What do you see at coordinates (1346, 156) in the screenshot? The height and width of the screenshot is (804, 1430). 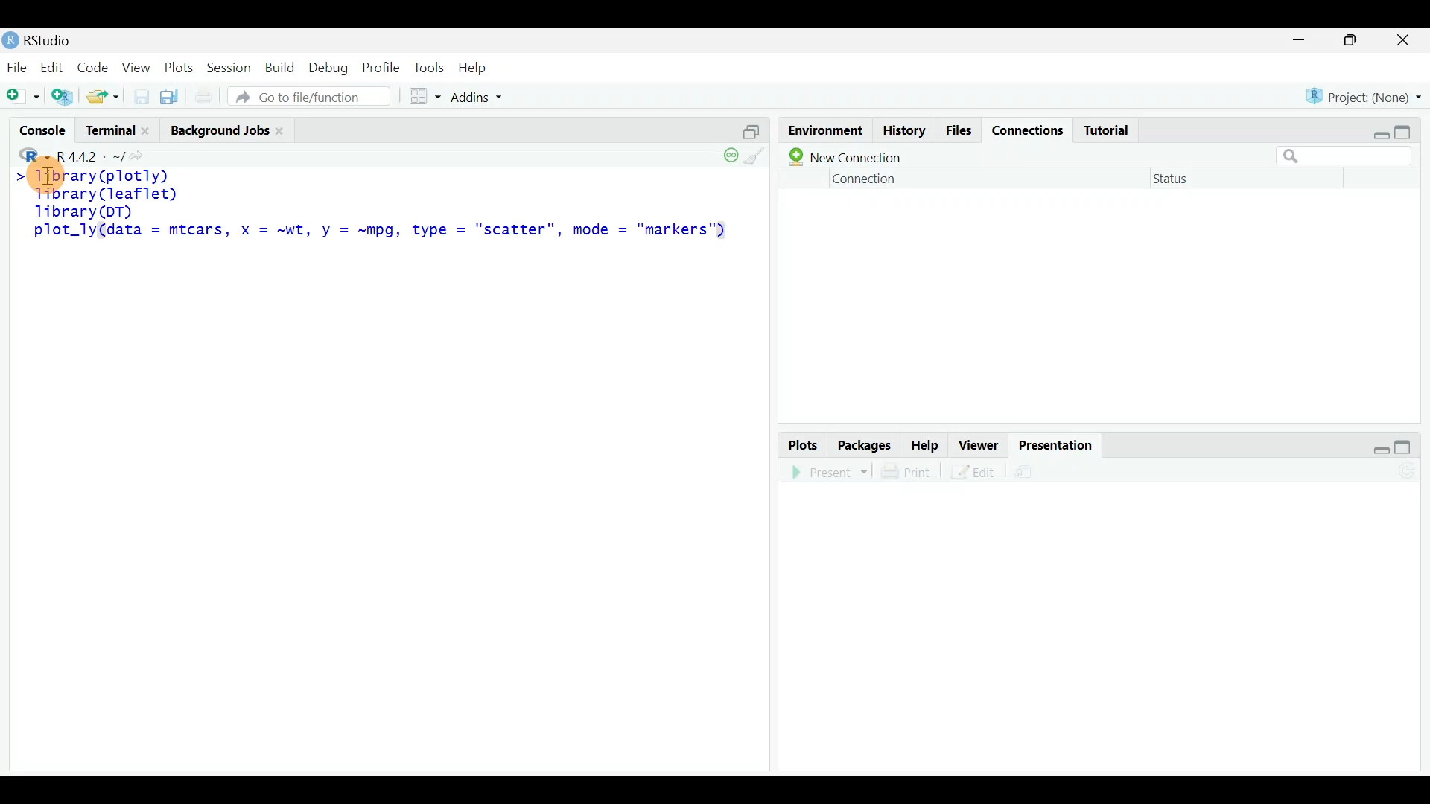 I see `Search bar` at bounding box center [1346, 156].